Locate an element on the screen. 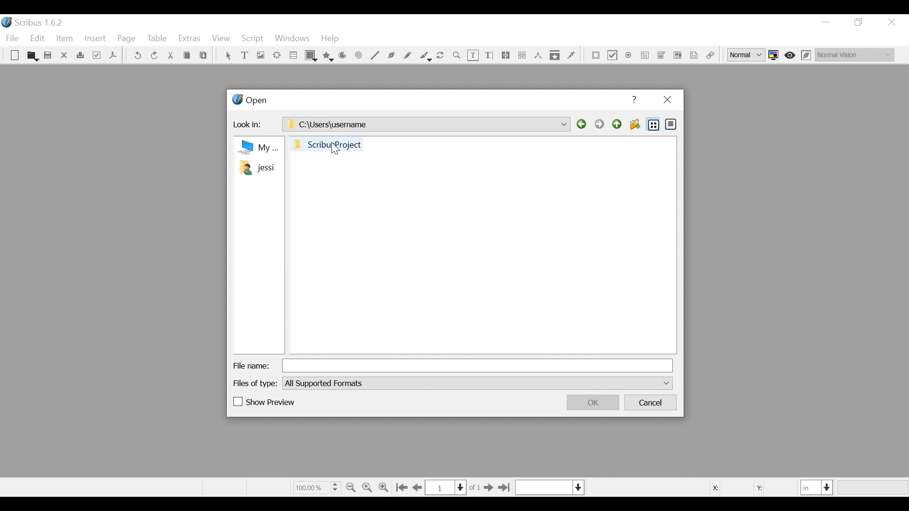 The height and width of the screenshot is (511, 909). Calligraphic line is located at coordinates (425, 56).